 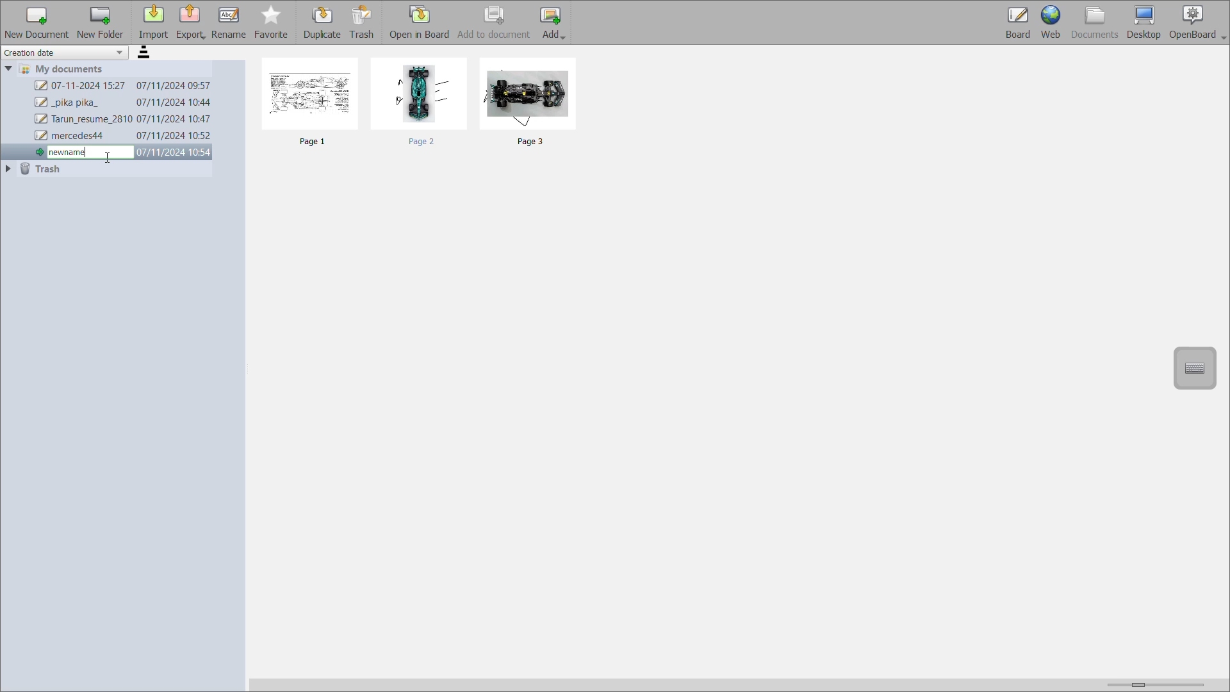 I want to click on creation date, so click(x=66, y=53).